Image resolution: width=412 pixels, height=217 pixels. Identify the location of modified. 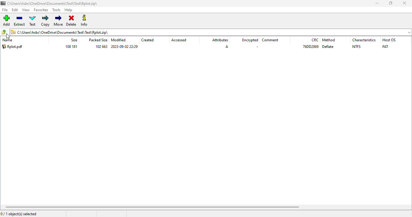
(119, 40).